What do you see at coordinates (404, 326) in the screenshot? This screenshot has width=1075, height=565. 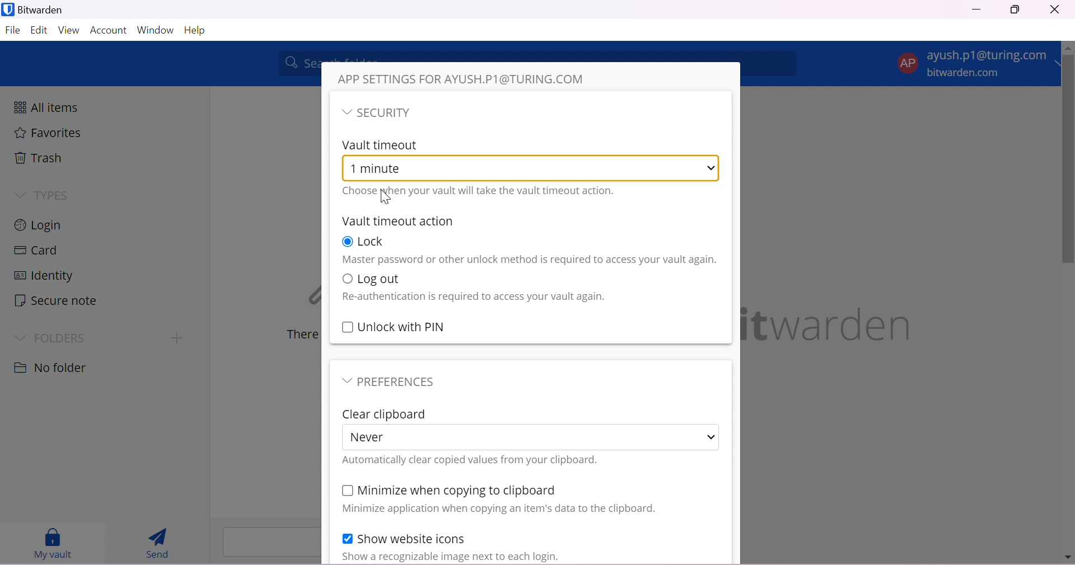 I see `Unlock with PIN` at bounding box center [404, 326].